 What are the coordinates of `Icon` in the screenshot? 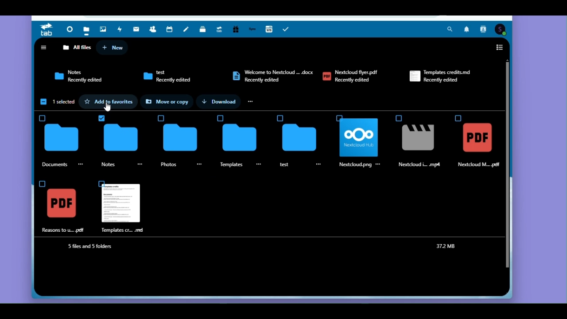 It's located at (146, 77).